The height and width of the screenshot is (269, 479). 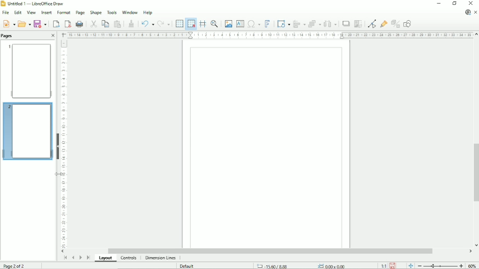 I want to click on Paste, so click(x=118, y=24).